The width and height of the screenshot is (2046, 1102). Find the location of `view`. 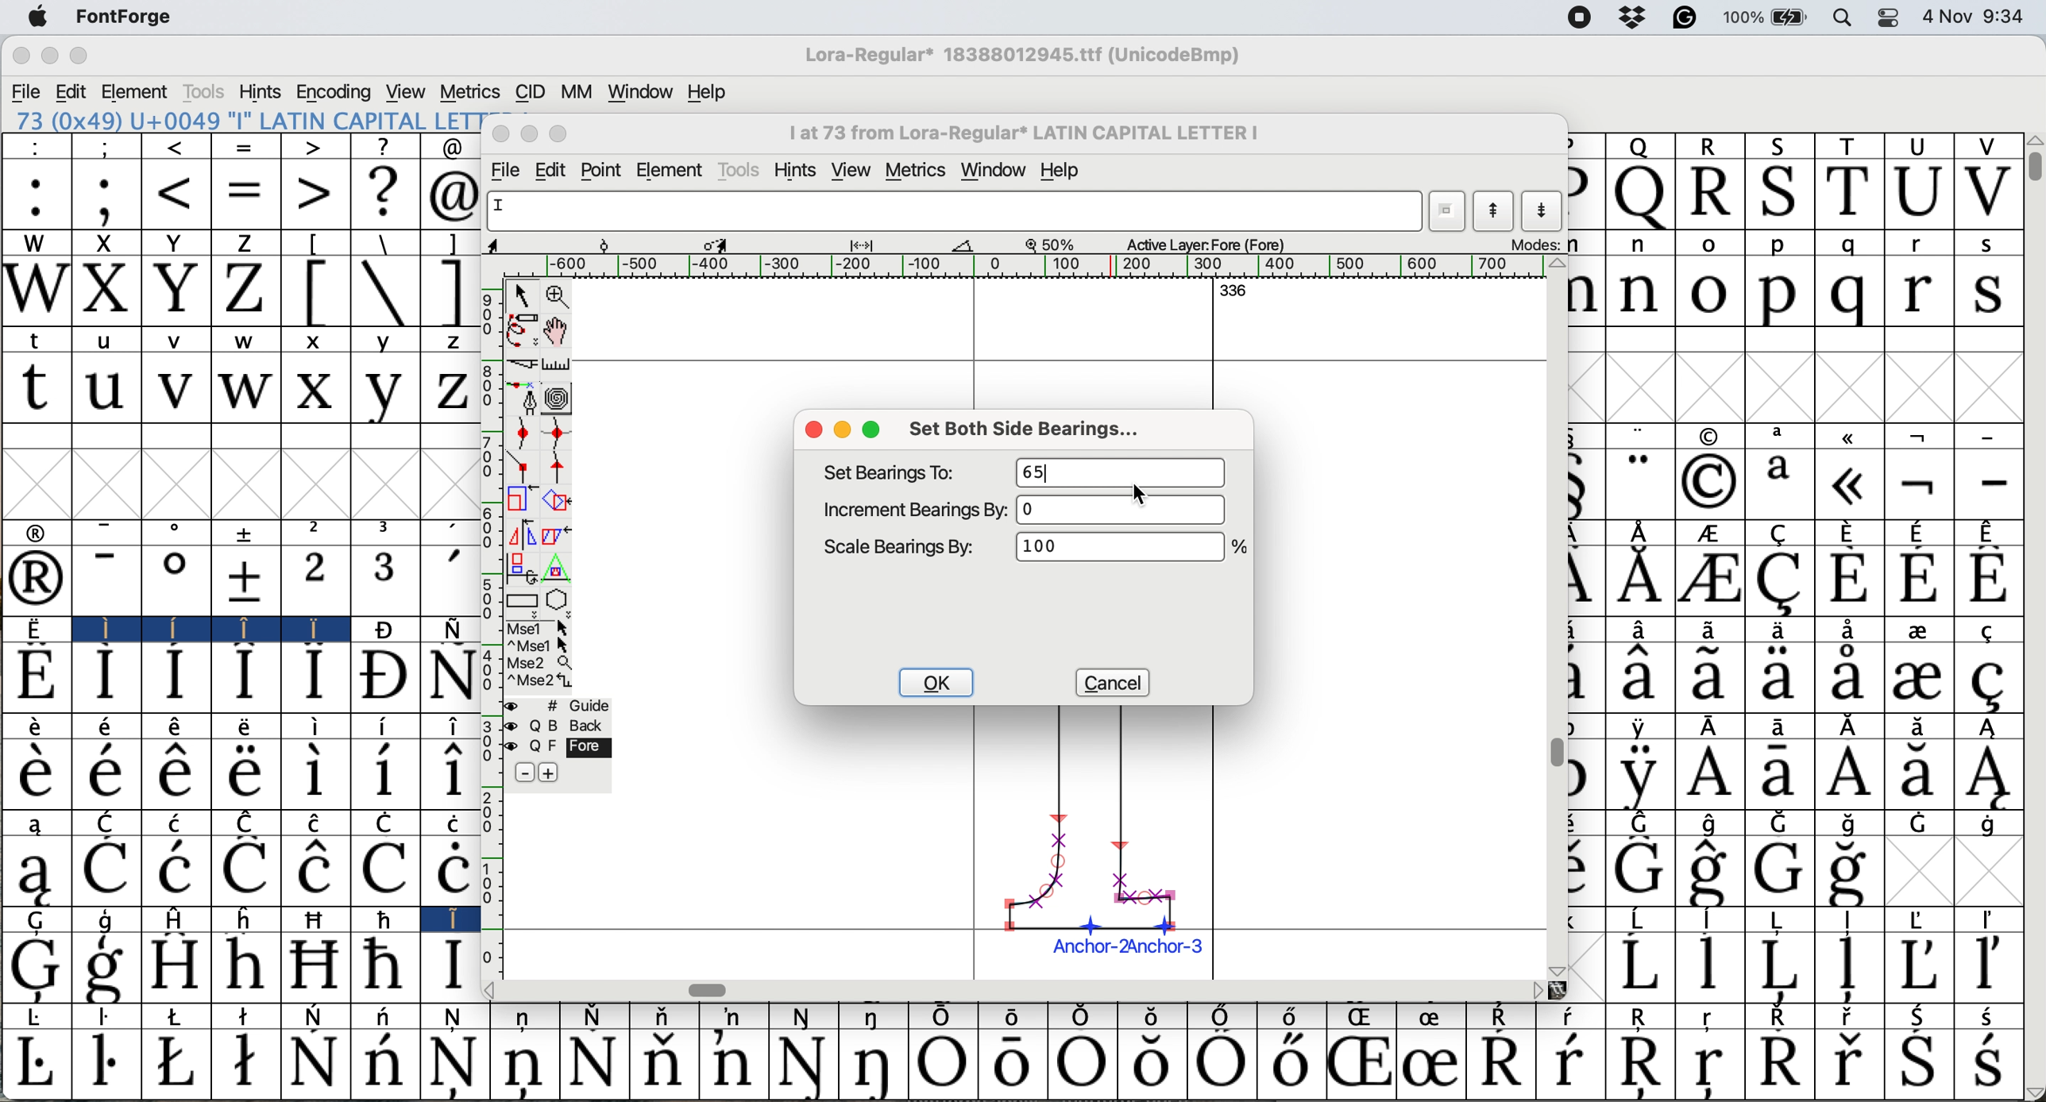

view is located at coordinates (407, 91).